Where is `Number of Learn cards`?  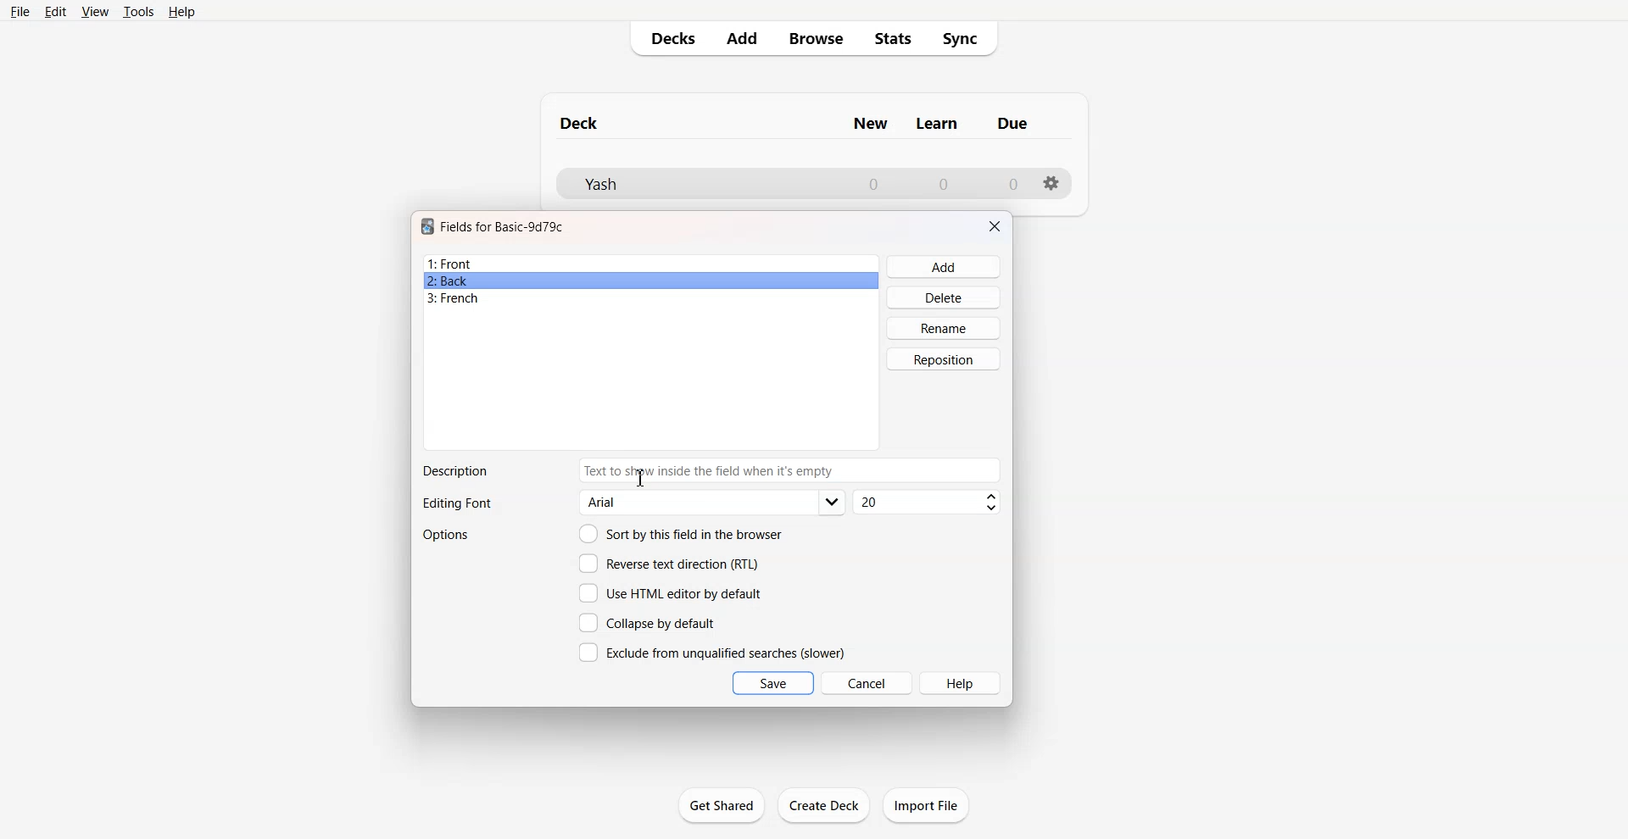
Number of Learn cards is located at coordinates (944, 183).